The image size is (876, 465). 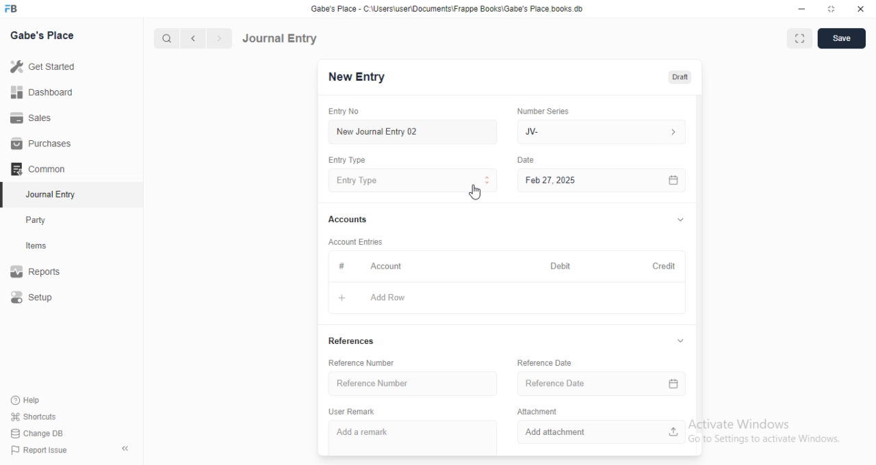 I want to click on Setup, so click(x=34, y=297).